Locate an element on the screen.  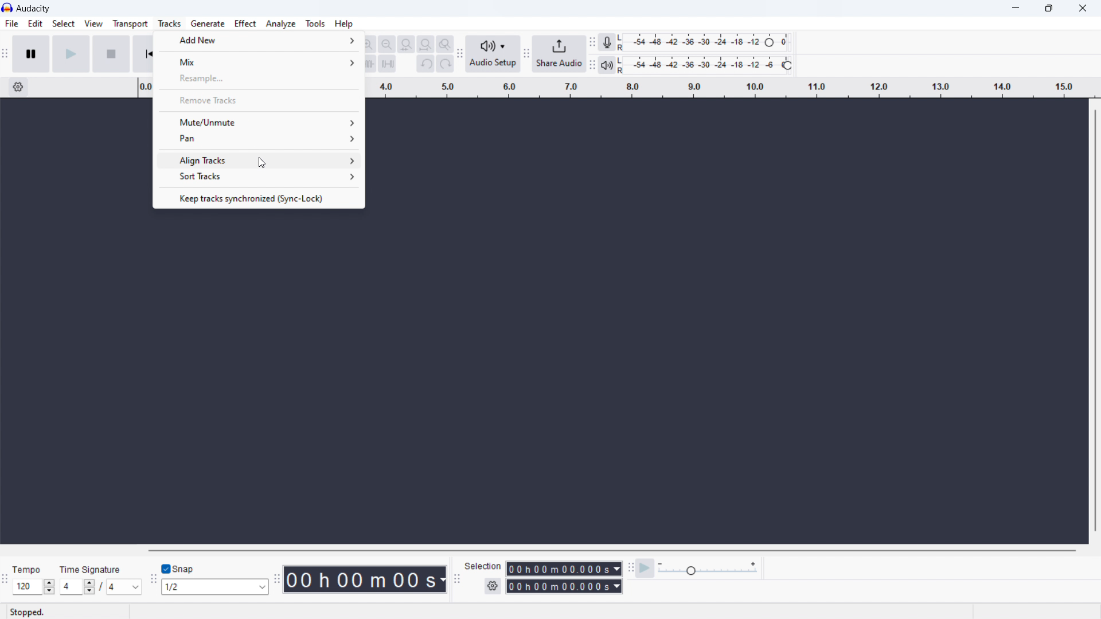
tools is located at coordinates (315, 23).